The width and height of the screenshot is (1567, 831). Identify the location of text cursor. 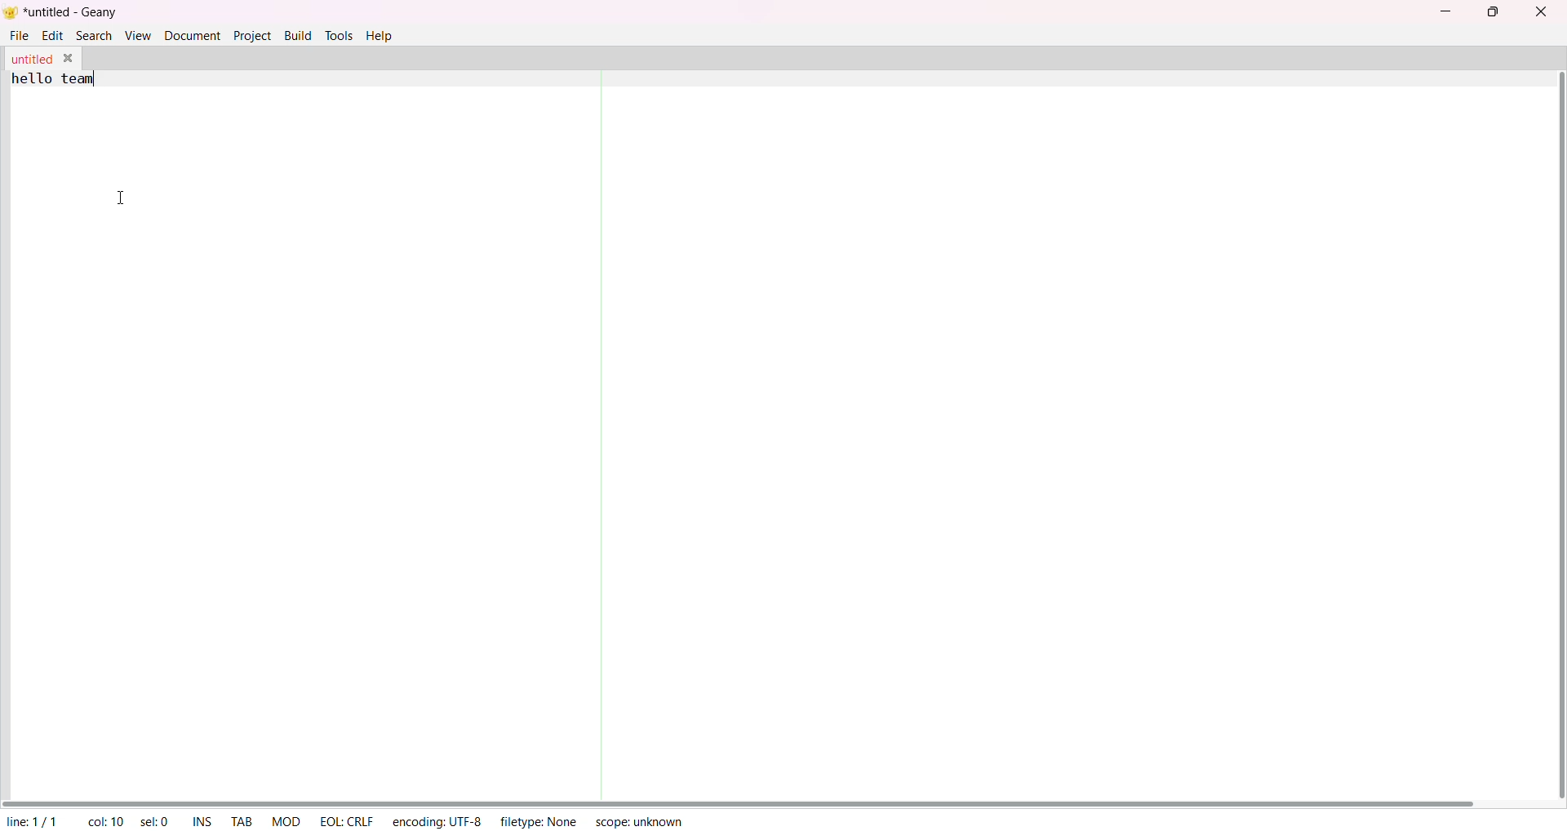
(123, 199).